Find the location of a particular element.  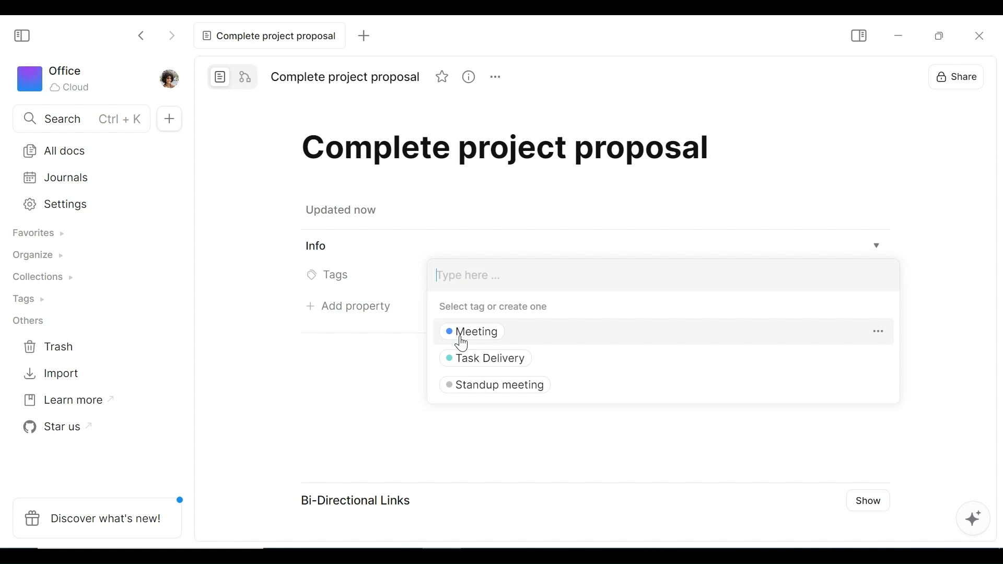

Others is located at coordinates (28, 320).